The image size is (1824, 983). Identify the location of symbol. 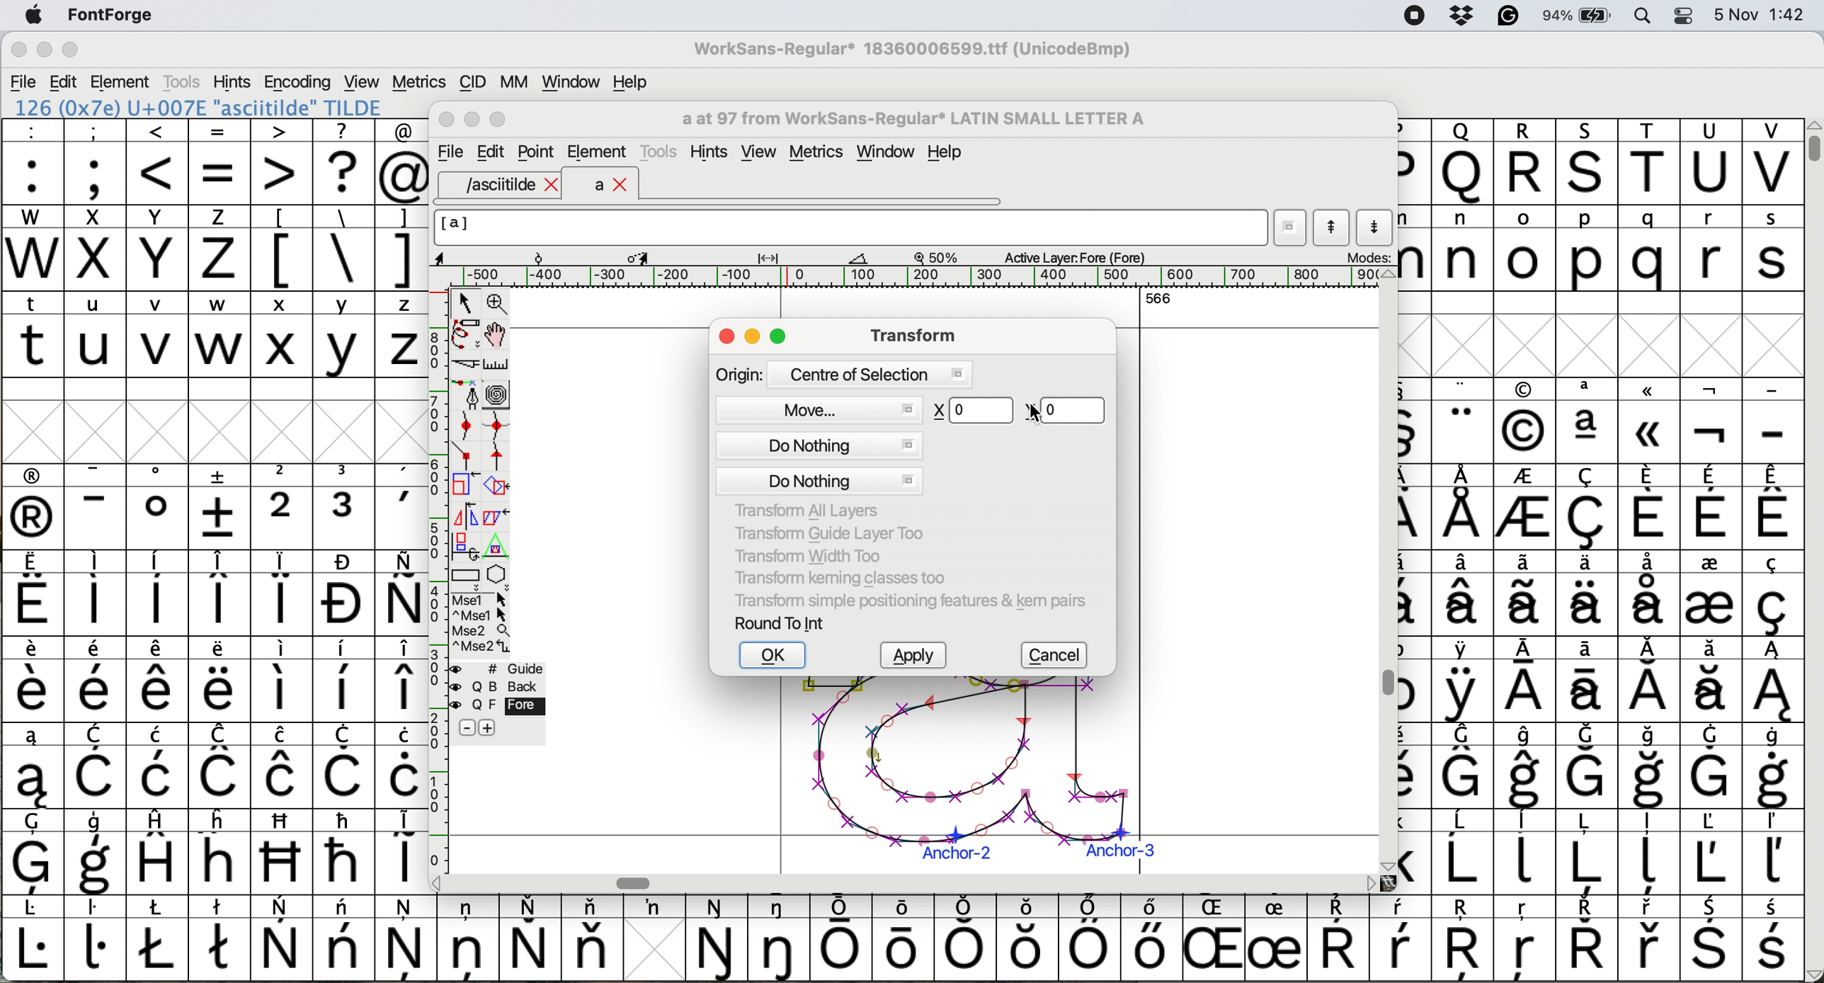
(530, 938).